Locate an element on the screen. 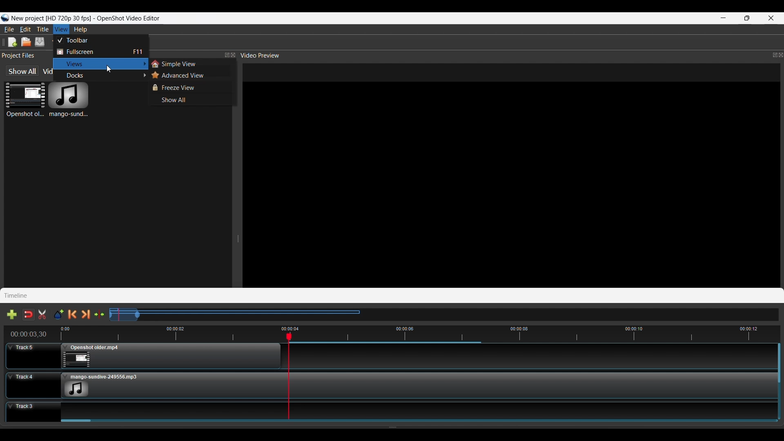 The image size is (784, 441). Close is located at coordinates (233, 55).